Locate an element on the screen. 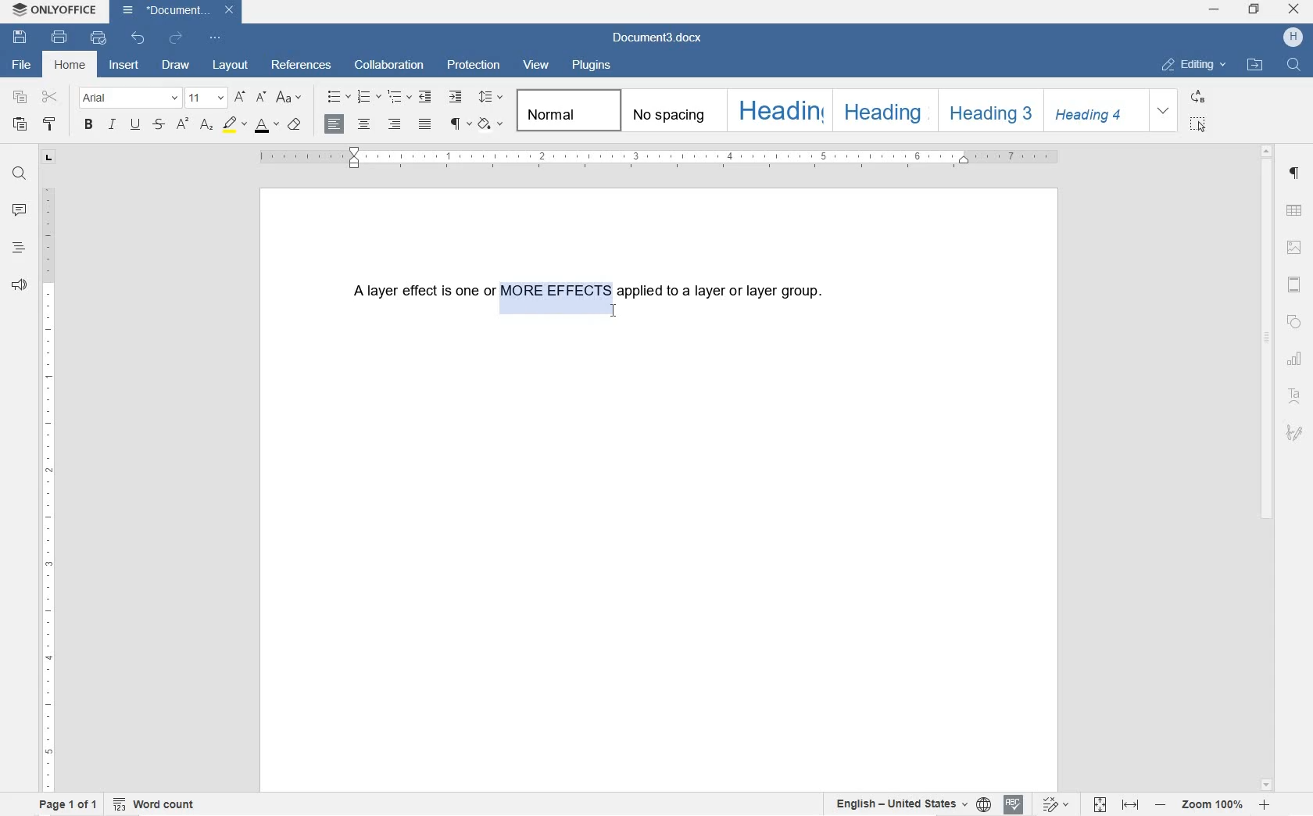 This screenshot has width=1313, height=816. DECREASE INDENT is located at coordinates (425, 98).